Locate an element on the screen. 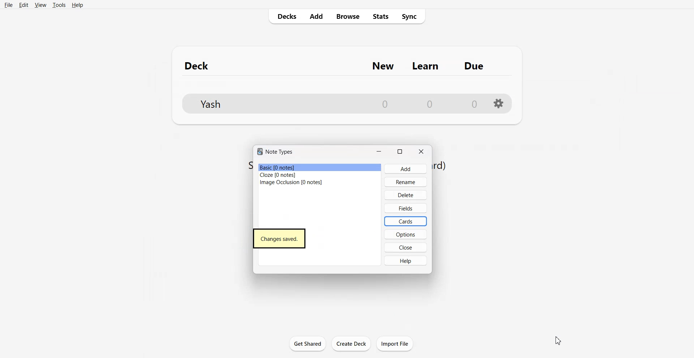 The height and width of the screenshot is (358, 694). Close is located at coordinates (405, 247).